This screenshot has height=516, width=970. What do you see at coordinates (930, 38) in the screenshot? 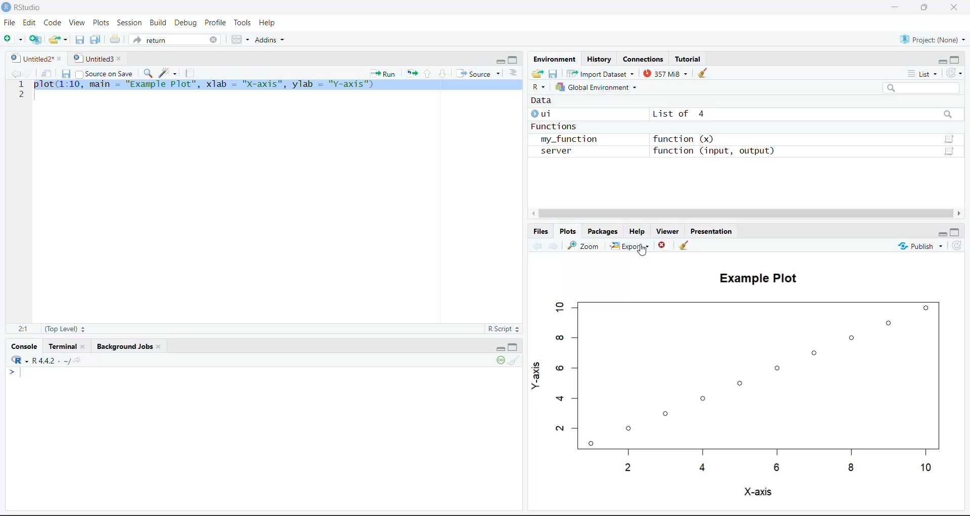
I see `Project (None)` at bounding box center [930, 38].